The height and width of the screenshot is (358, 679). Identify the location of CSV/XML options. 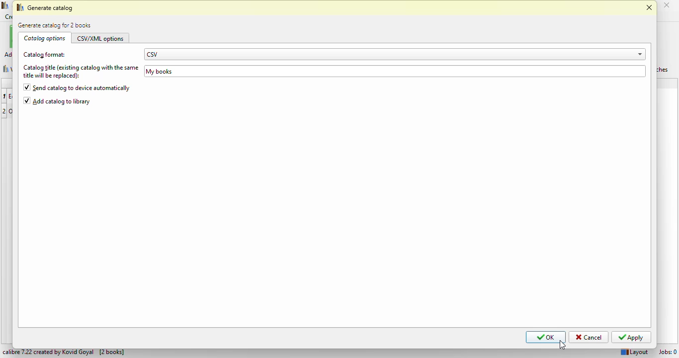
(100, 38).